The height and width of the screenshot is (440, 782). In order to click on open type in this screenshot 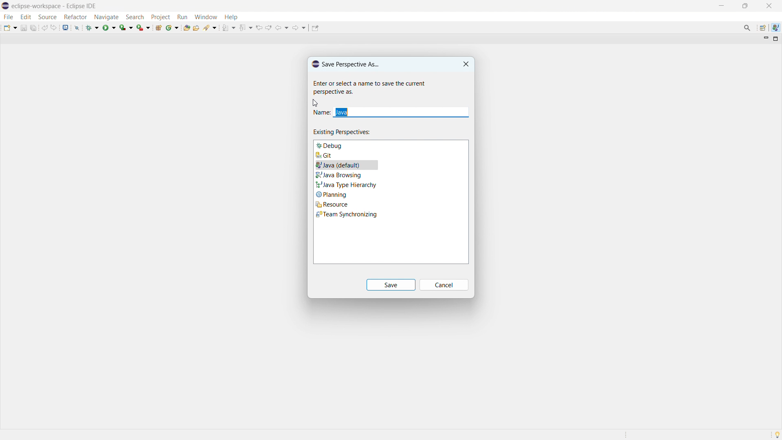, I will do `click(187, 28)`.